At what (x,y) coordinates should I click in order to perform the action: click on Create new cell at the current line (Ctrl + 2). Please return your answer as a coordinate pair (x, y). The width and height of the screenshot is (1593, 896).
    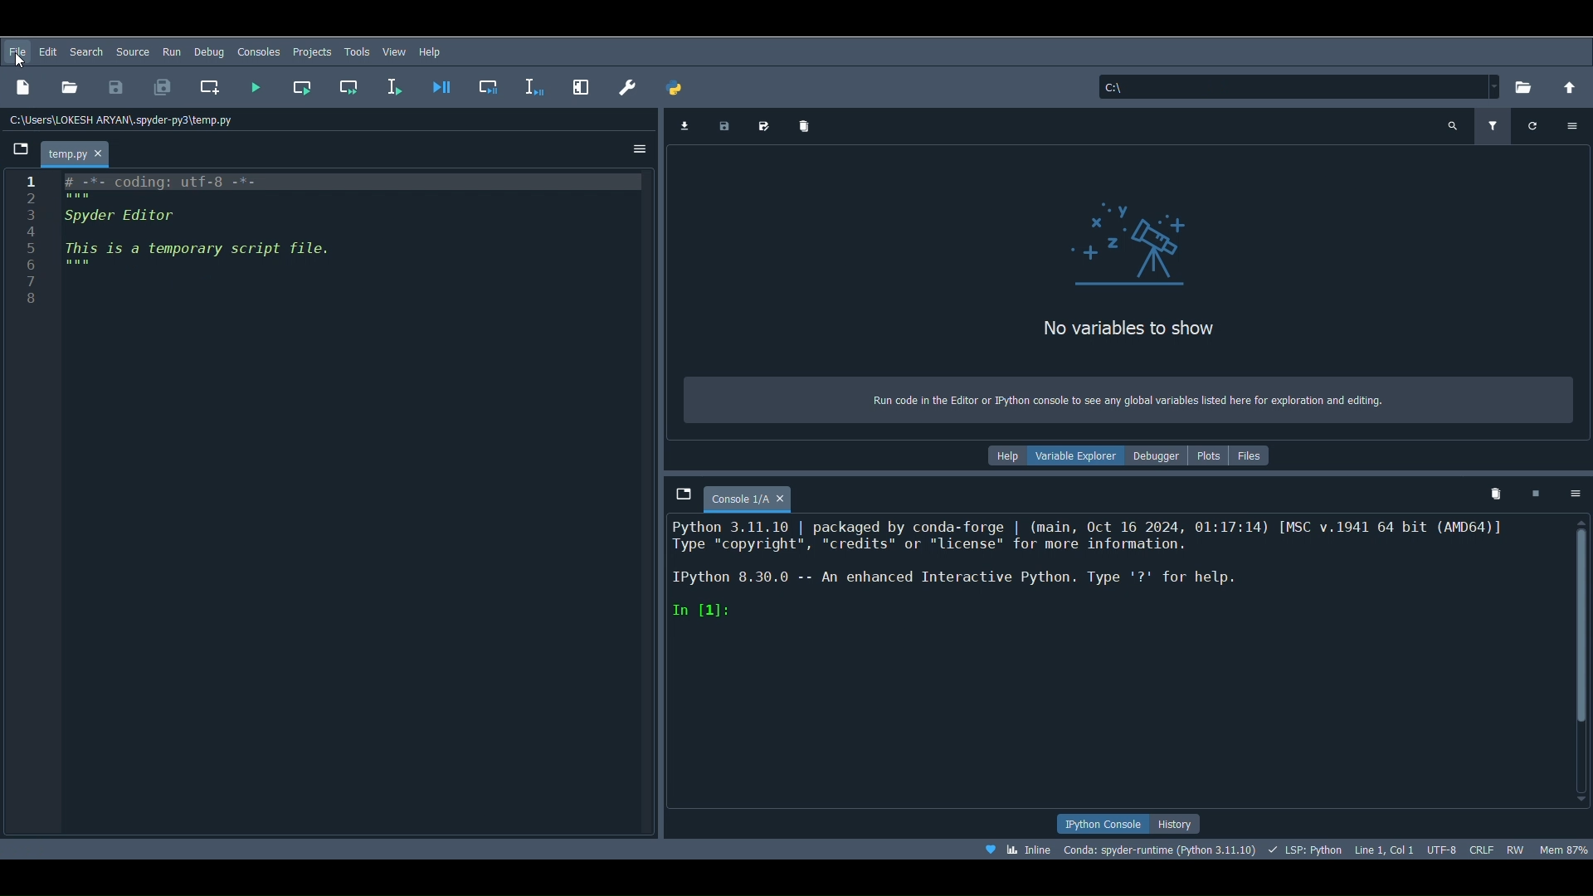
    Looking at the image, I should click on (210, 86).